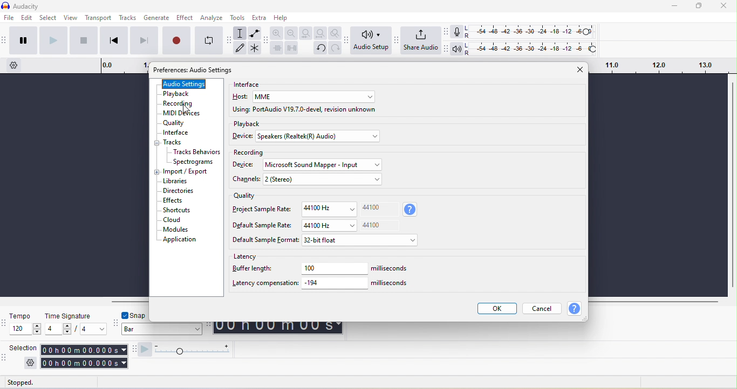 The height and width of the screenshot is (389, 737). Describe the element at coordinates (185, 18) in the screenshot. I see `effect` at that location.